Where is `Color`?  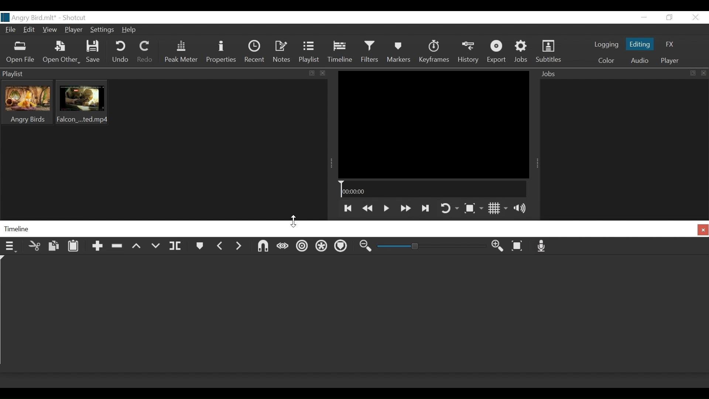 Color is located at coordinates (606, 61).